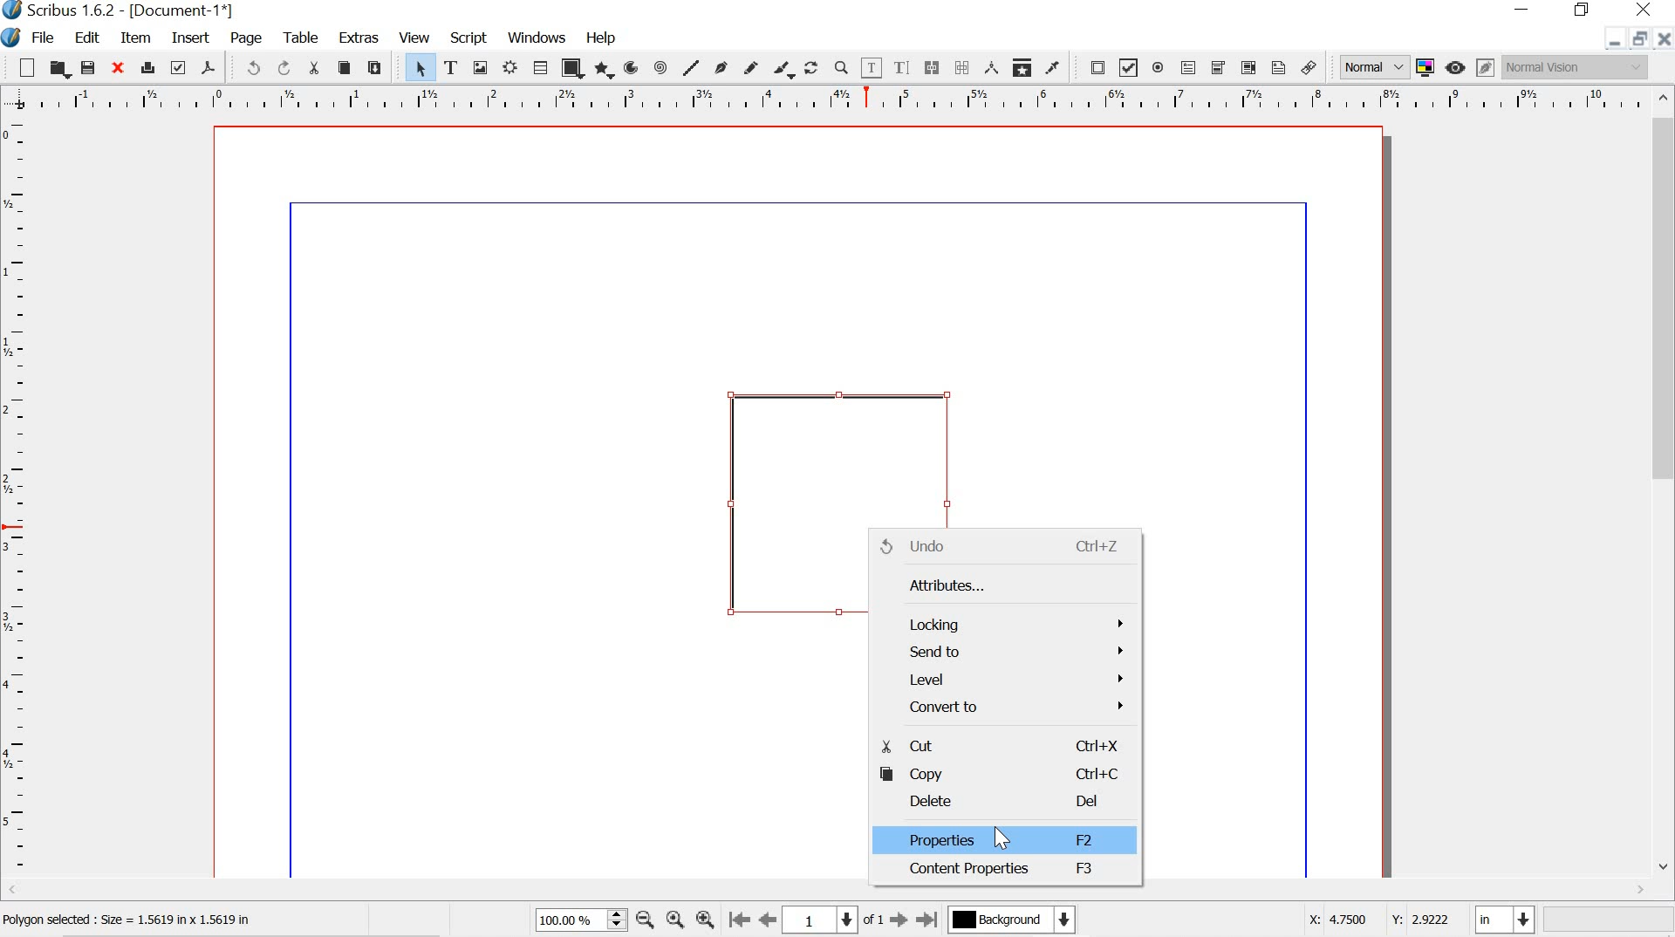  Describe the element at coordinates (705, 921) in the screenshot. I see `zoom in` at that location.